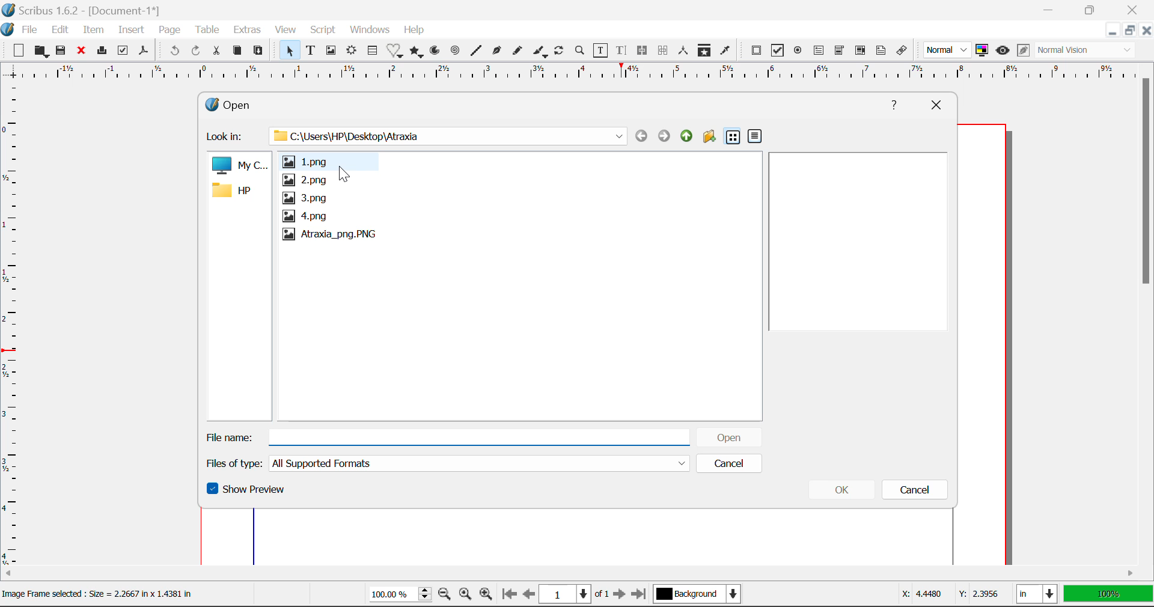 The height and width of the screenshot is (607, 1154). Describe the element at coordinates (1114, 32) in the screenshot. I see `Restore Down` at that location.